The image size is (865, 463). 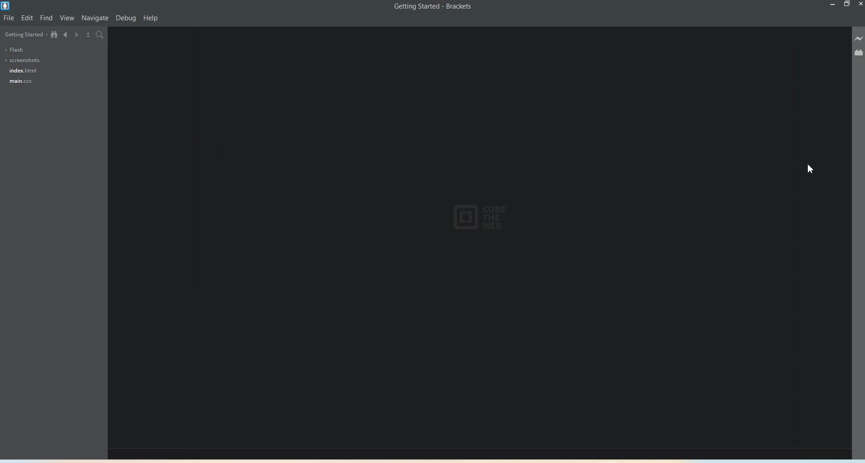 I want to click on Getting Started, so click(x=430, y=10).